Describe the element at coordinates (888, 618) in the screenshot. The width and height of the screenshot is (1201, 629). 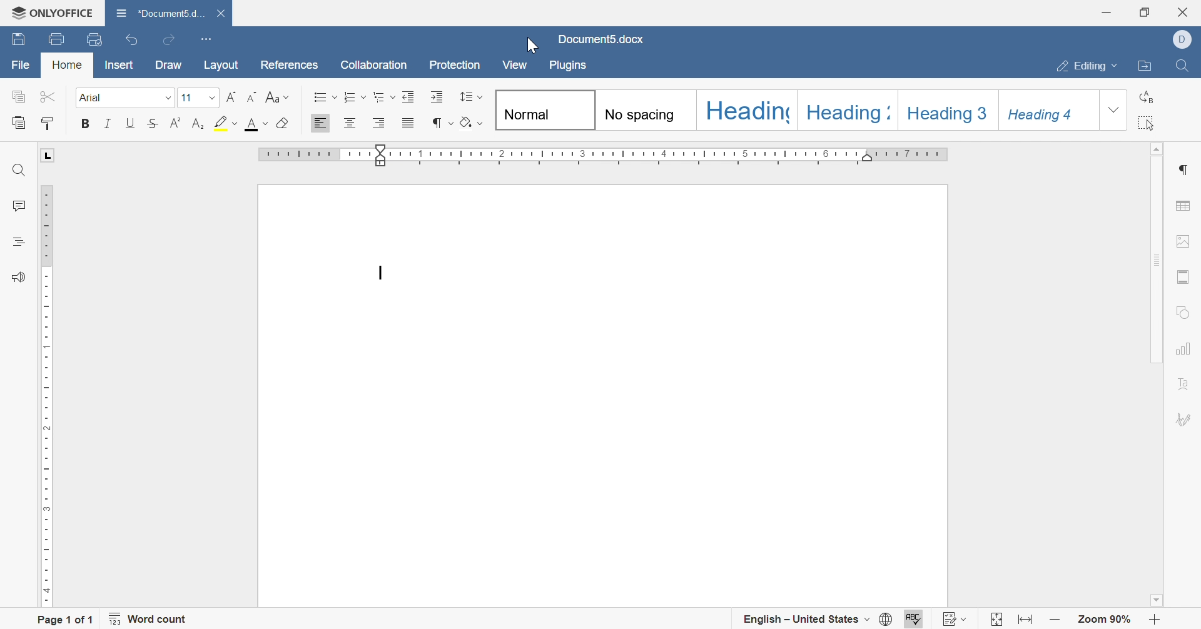
I see `set document language` at that location.